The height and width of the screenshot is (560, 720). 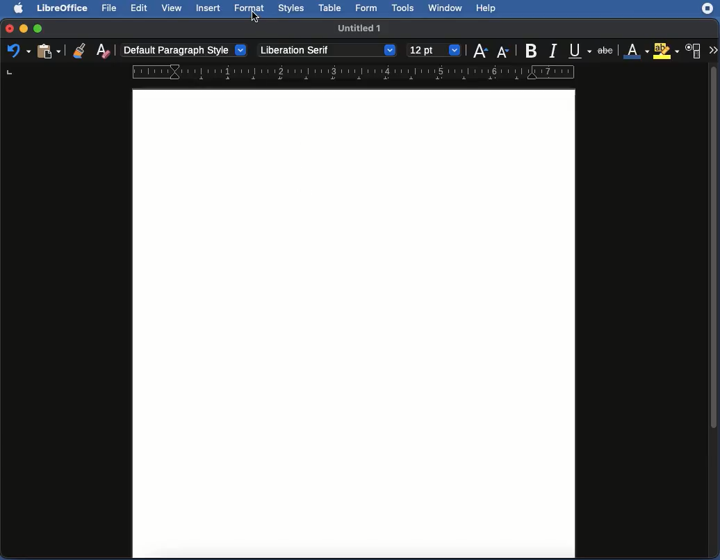 What do you see at coordinates (112, 9) in the screenshot?
I see `File` at bounding box center [112, 9].